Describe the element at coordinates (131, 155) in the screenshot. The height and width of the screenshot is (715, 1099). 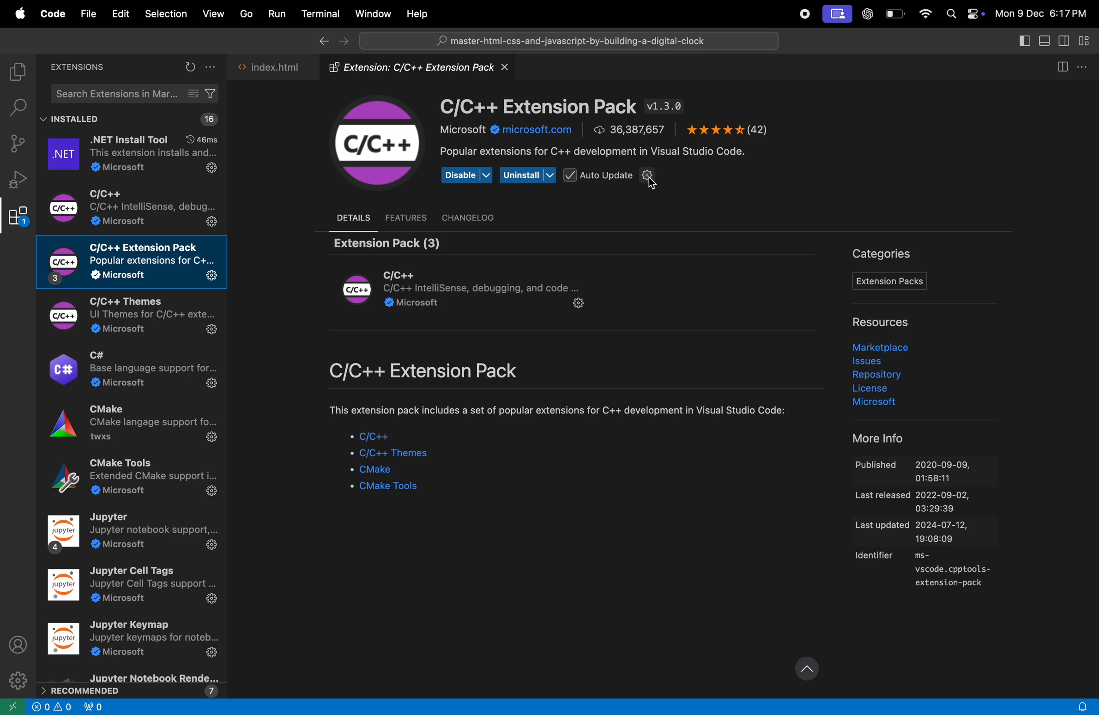
I see `.net extensions` at that location.